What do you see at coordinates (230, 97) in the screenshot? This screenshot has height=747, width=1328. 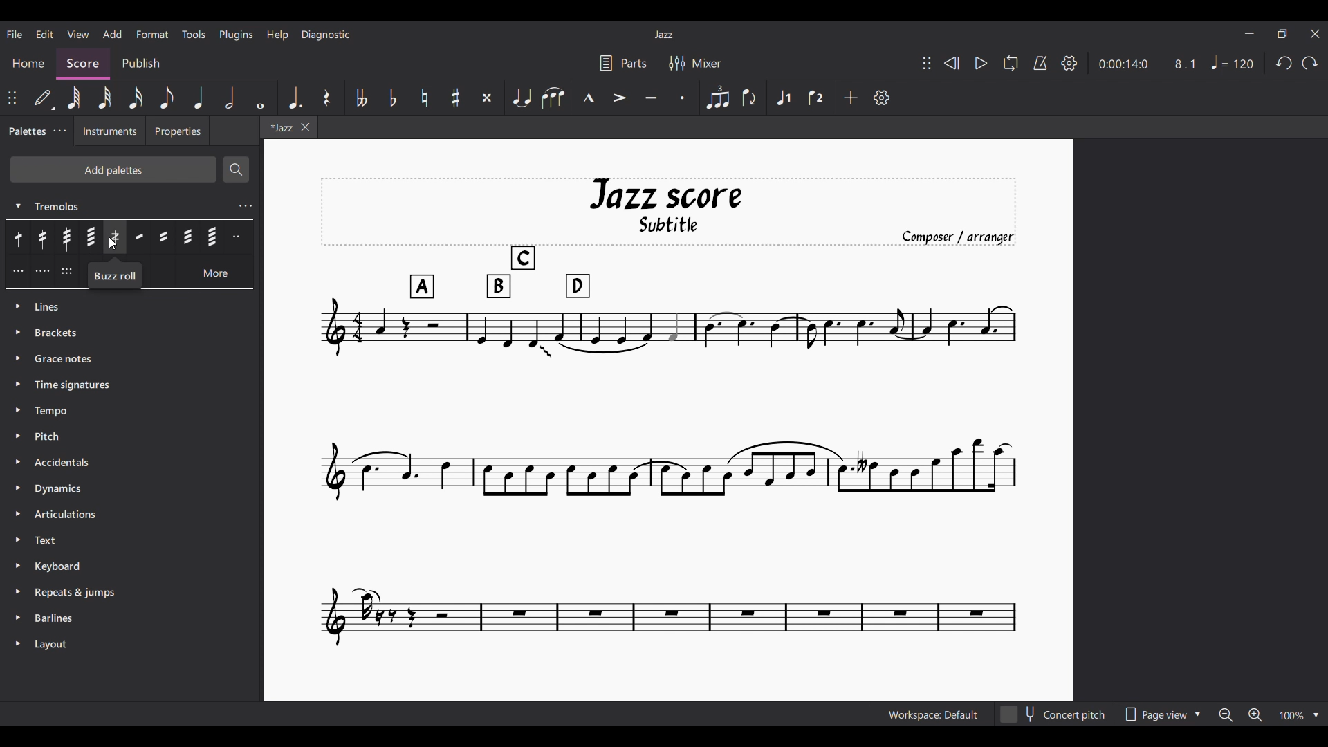 I see `Half note` at bounding box center [230, 97].